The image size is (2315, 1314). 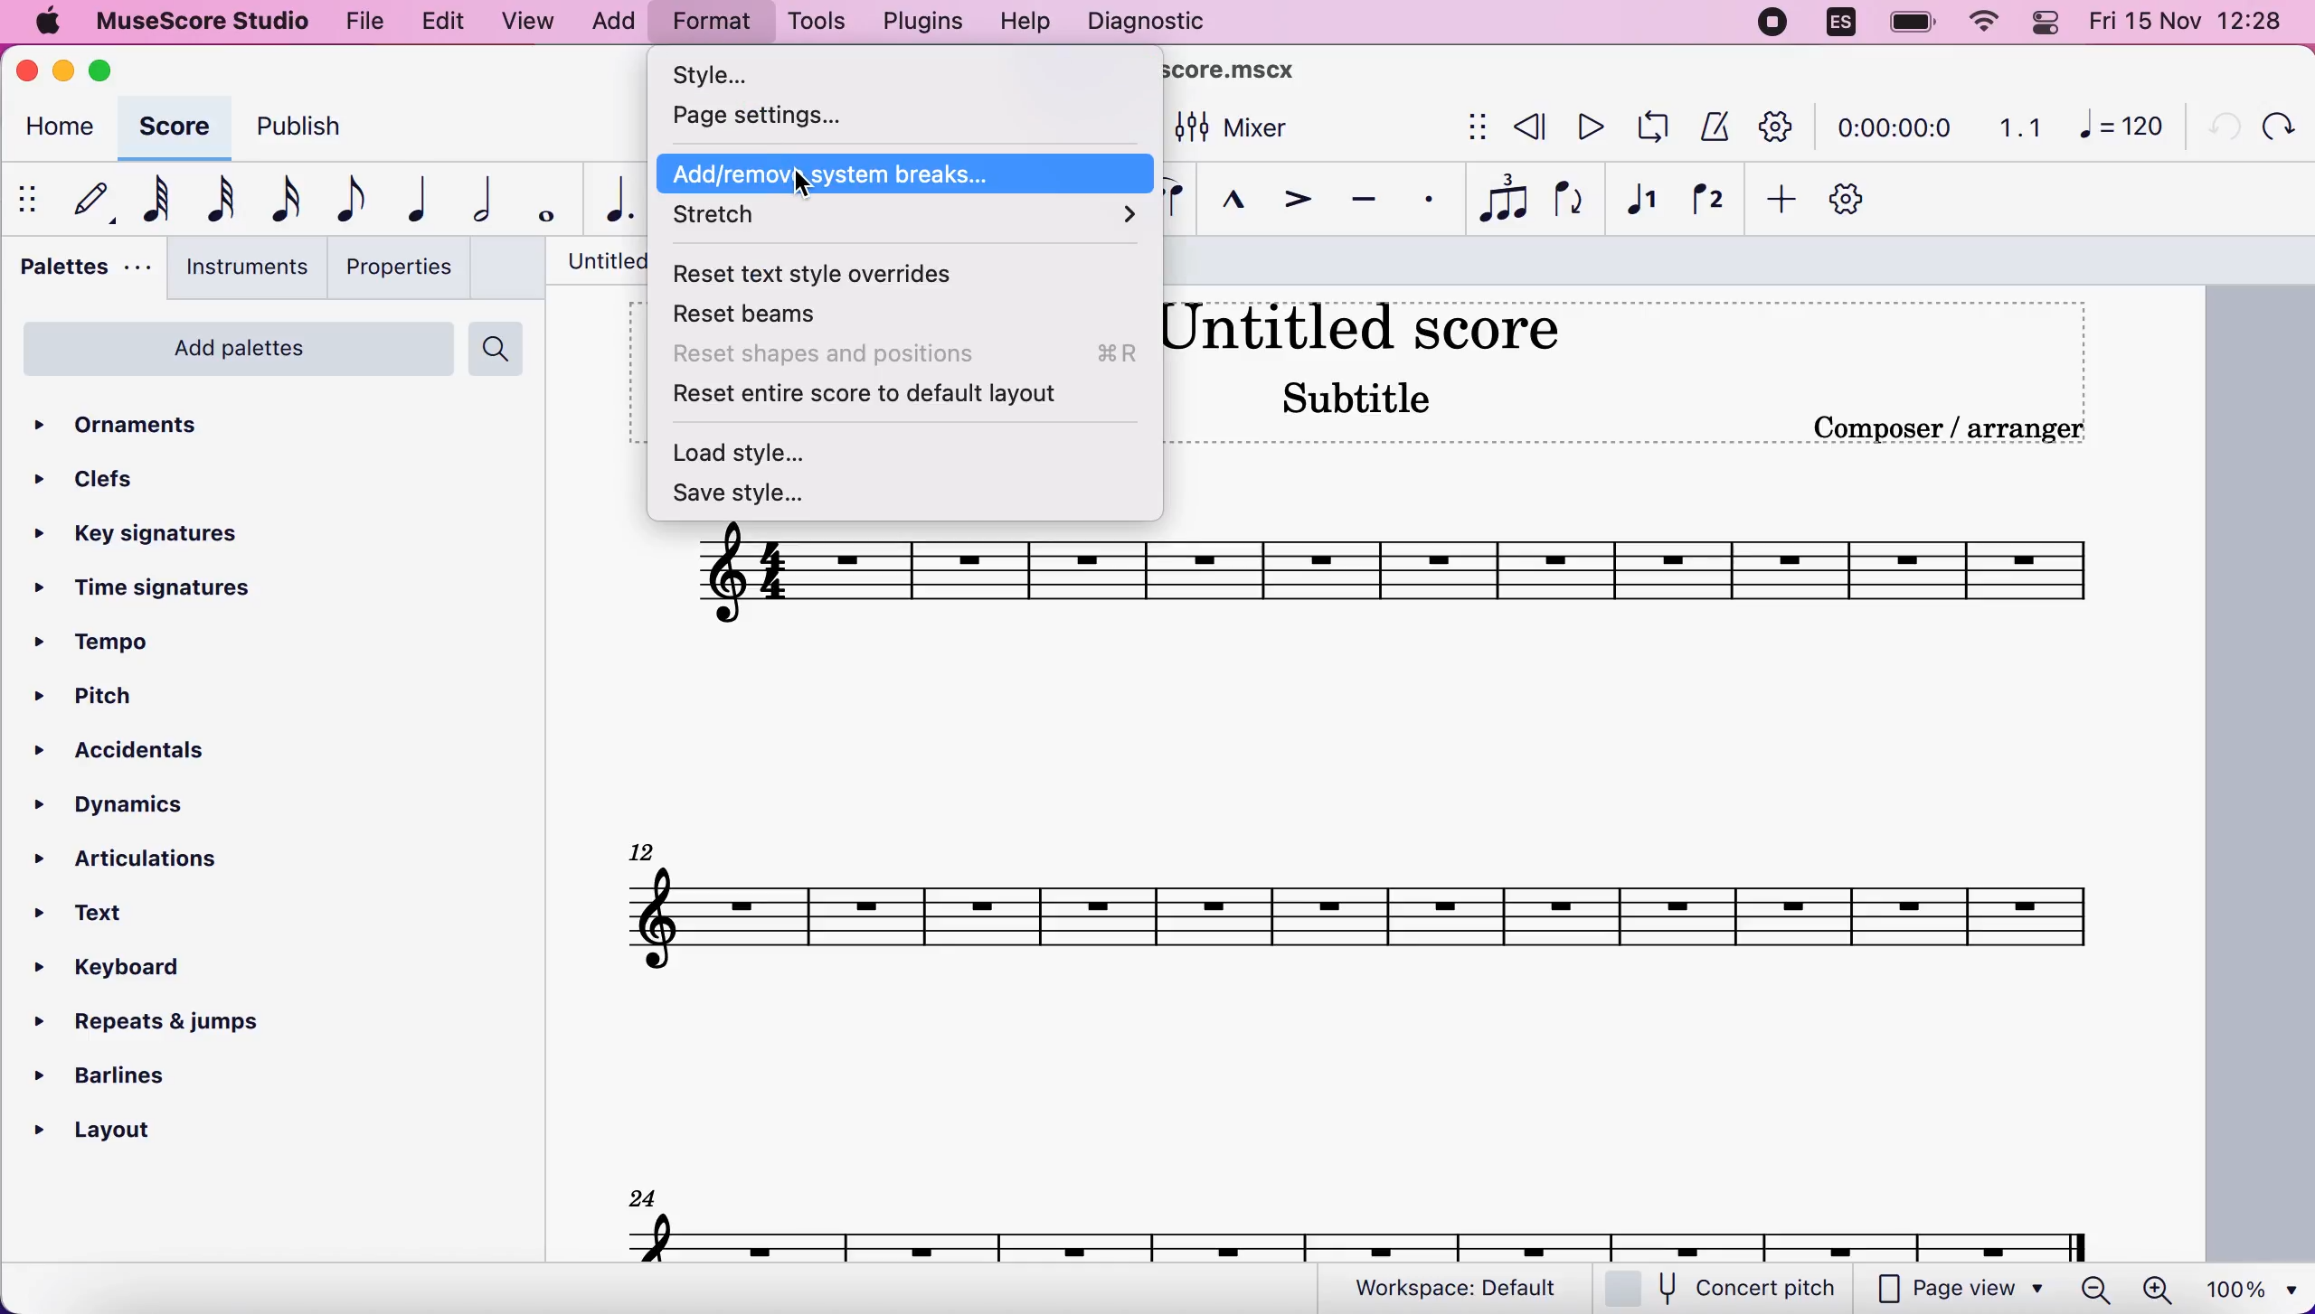 What do you see at coordinates (166, 754) in the screenshot?
I see `accidentals` at bounding box center [166, 754].